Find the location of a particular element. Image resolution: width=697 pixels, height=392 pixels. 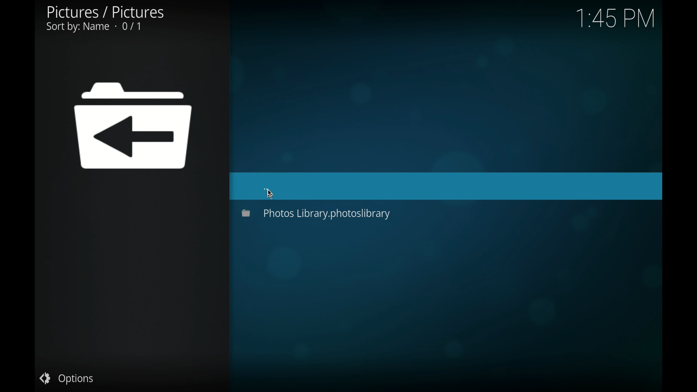

options is located at coordinates (67, 378).